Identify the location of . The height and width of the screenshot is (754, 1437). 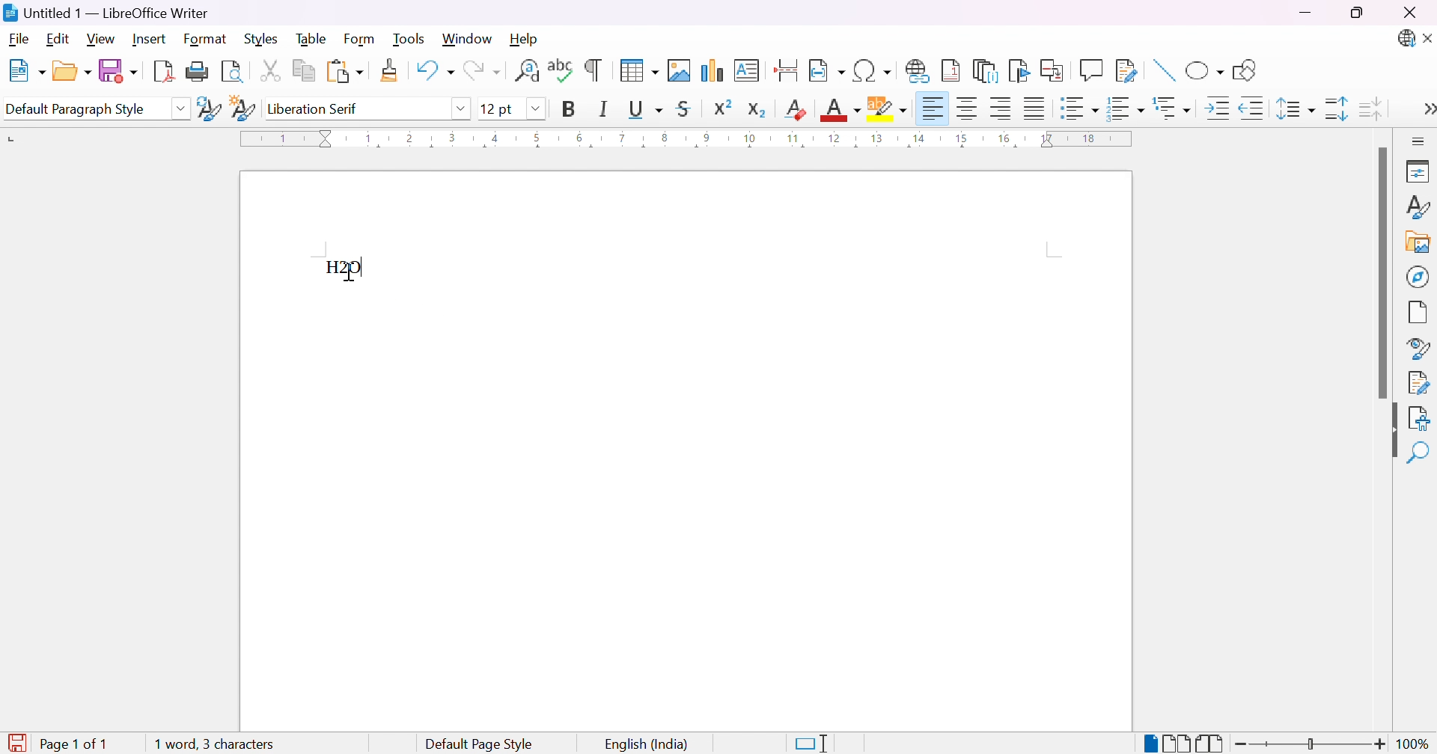
(389, 70).